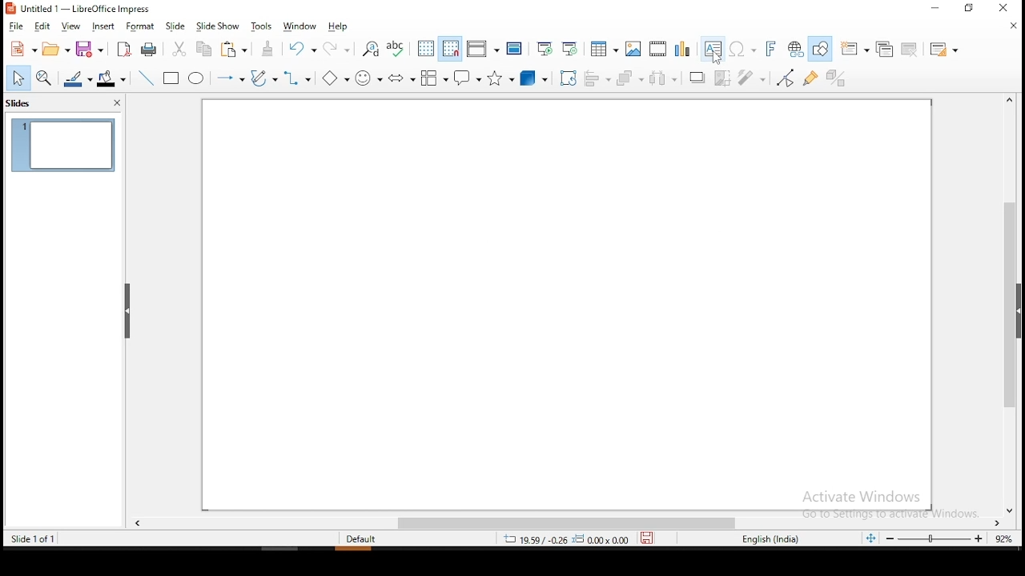 The width and height of the screenshot is (1025, 576). Describe the element at coordinates (105, 25) in the screenshot. I see `insert` at that location.